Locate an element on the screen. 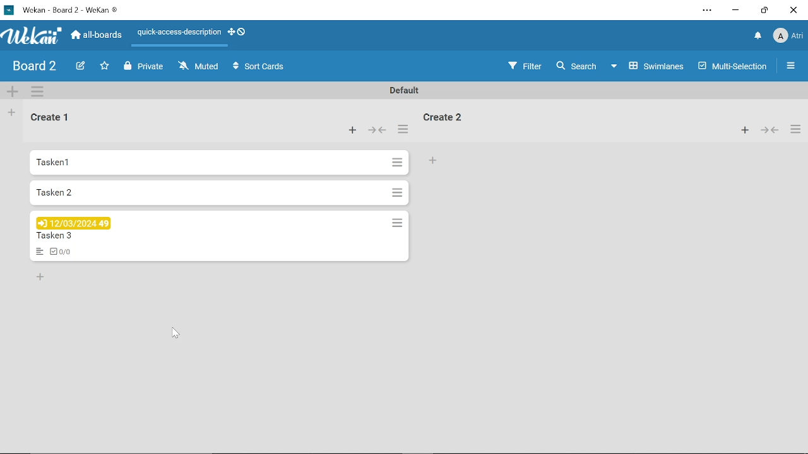 This screenshot has width=808, height=454. Edit is located at coordinates (80, 65).